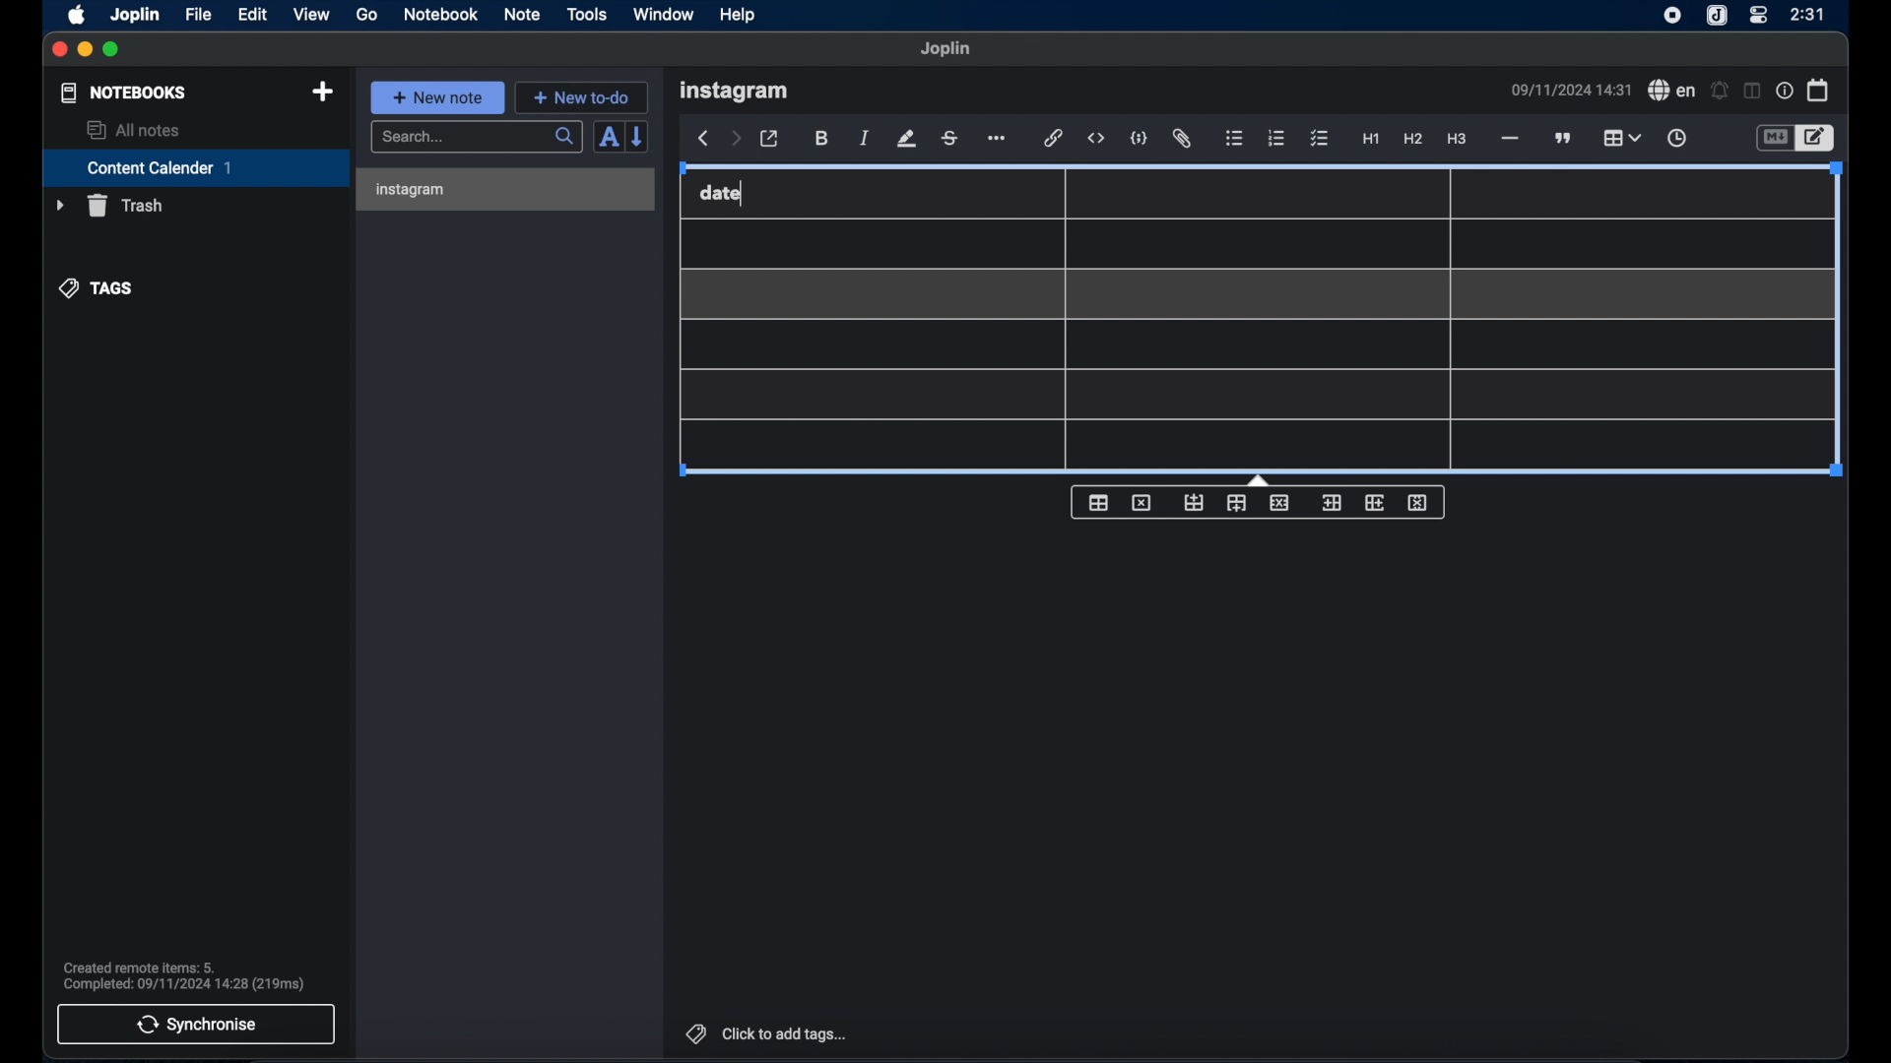 The height and width of the screenshot is (1063, 1891). Describe the element at coordinates (1716, 16) in the screenshot. I see `joplin icon` at that location.